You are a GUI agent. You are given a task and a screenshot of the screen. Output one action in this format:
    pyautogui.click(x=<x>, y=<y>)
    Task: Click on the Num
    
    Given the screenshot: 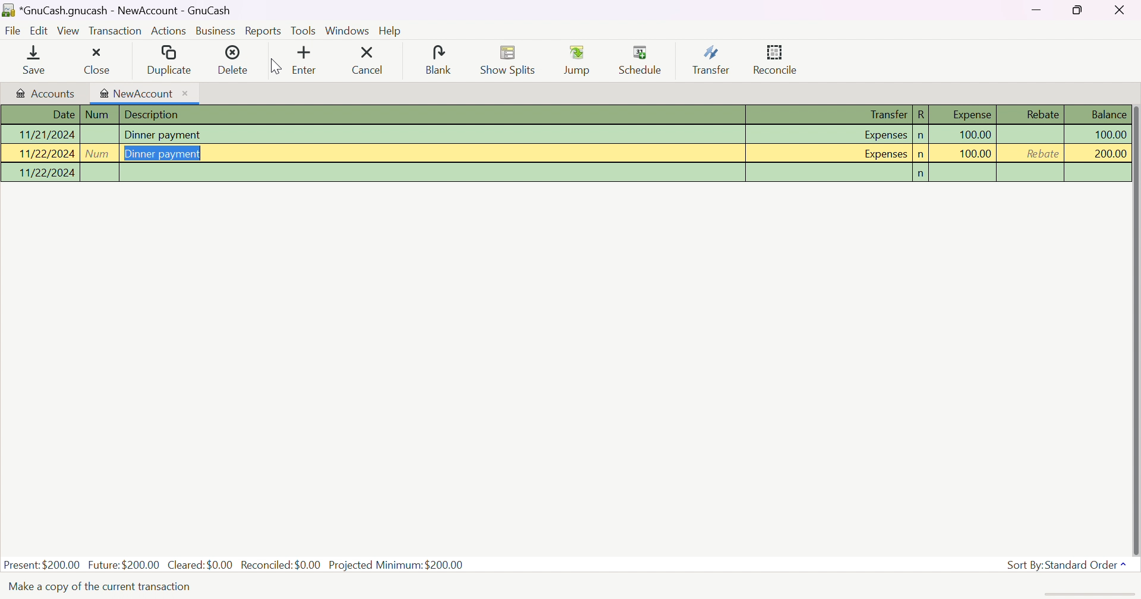 What is the action you would take?
    pyautogui.click(x=99, y=155)
    